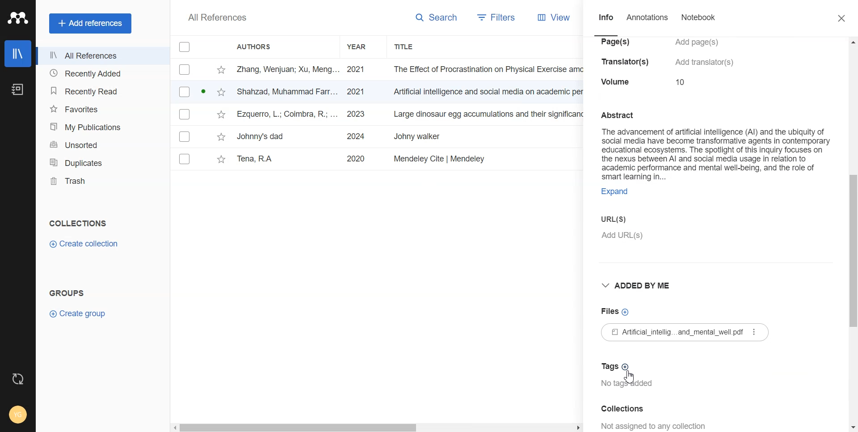  What do you see at coordinates (259, 46) in the screenshot?
I see `Authors` at bounding box center [259, 46].